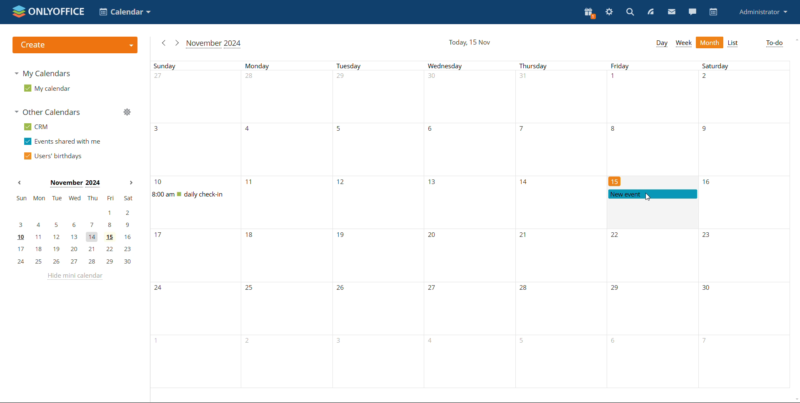 The image size is (800, 403). Describe the element at coordinates (125, 12) in the screenshot. I see `select application` at that location.